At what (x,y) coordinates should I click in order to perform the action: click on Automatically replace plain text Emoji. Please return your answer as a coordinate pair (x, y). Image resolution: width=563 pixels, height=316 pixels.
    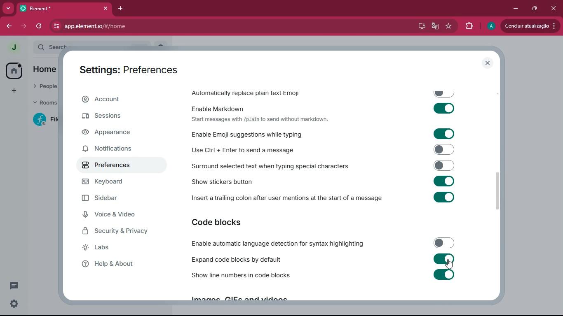
    Looking at the image, I should click on (324, 91).